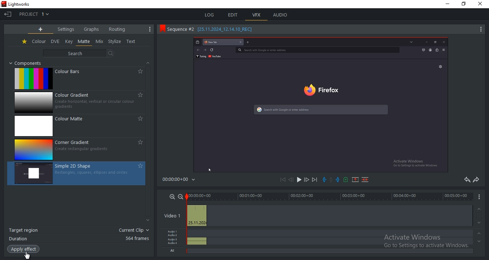 This screenshot has width=489, height=260. What do you see at coordinates (39, 42) in the screenshot?
I see `colour` at bounding box center [39, 42].